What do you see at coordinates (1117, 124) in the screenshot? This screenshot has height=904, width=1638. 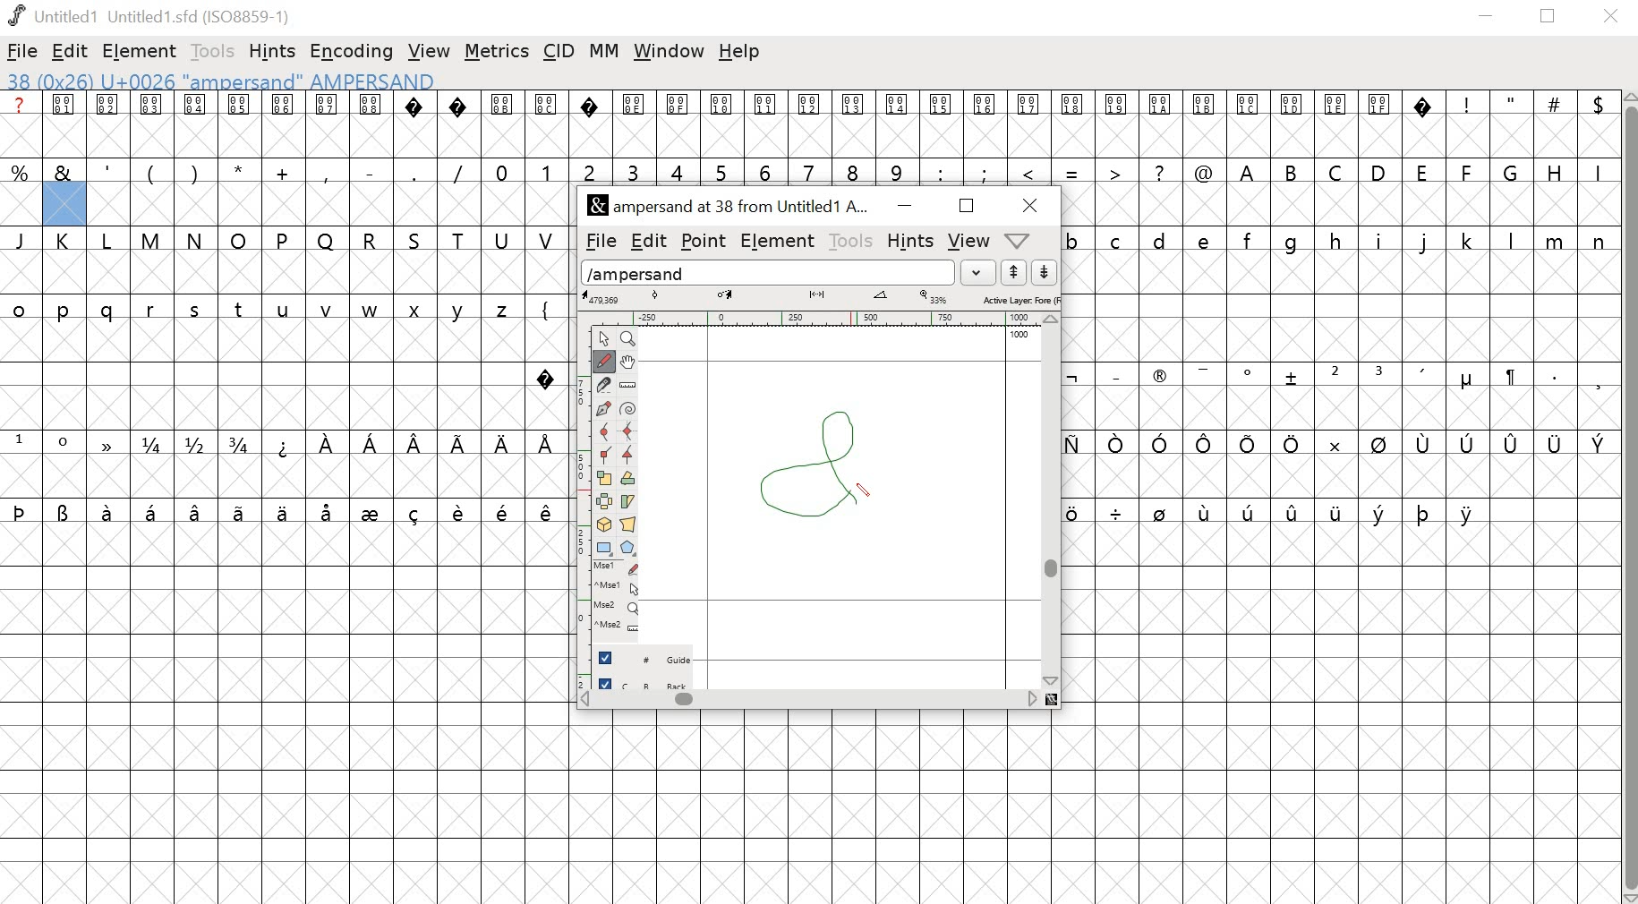 I see `0019` at bounding box center [1117, 124].